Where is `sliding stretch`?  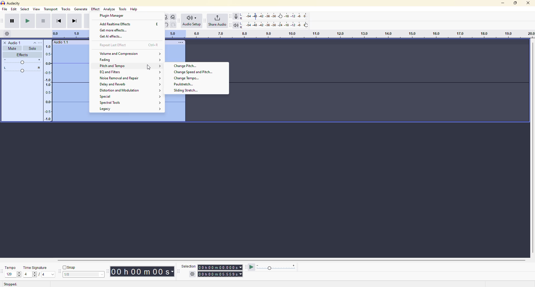 sliding stretch is located at coordinates (186, 90).